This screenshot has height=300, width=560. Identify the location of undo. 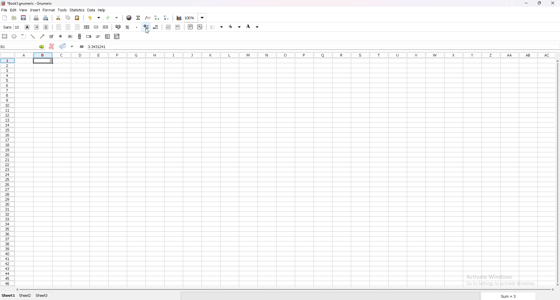
(95, 17).